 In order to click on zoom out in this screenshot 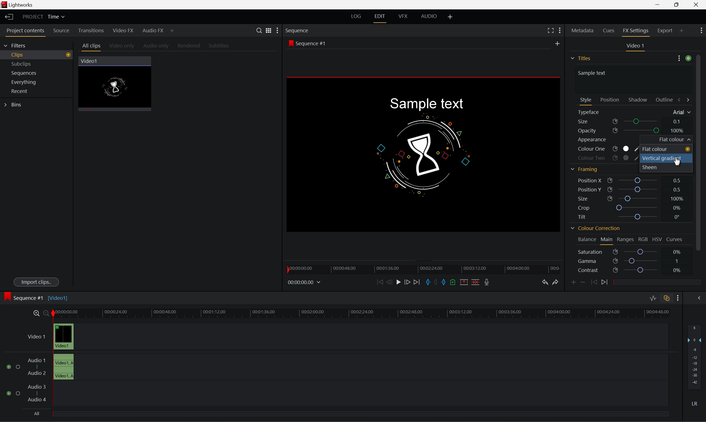, I will do `click(47, 313)`.